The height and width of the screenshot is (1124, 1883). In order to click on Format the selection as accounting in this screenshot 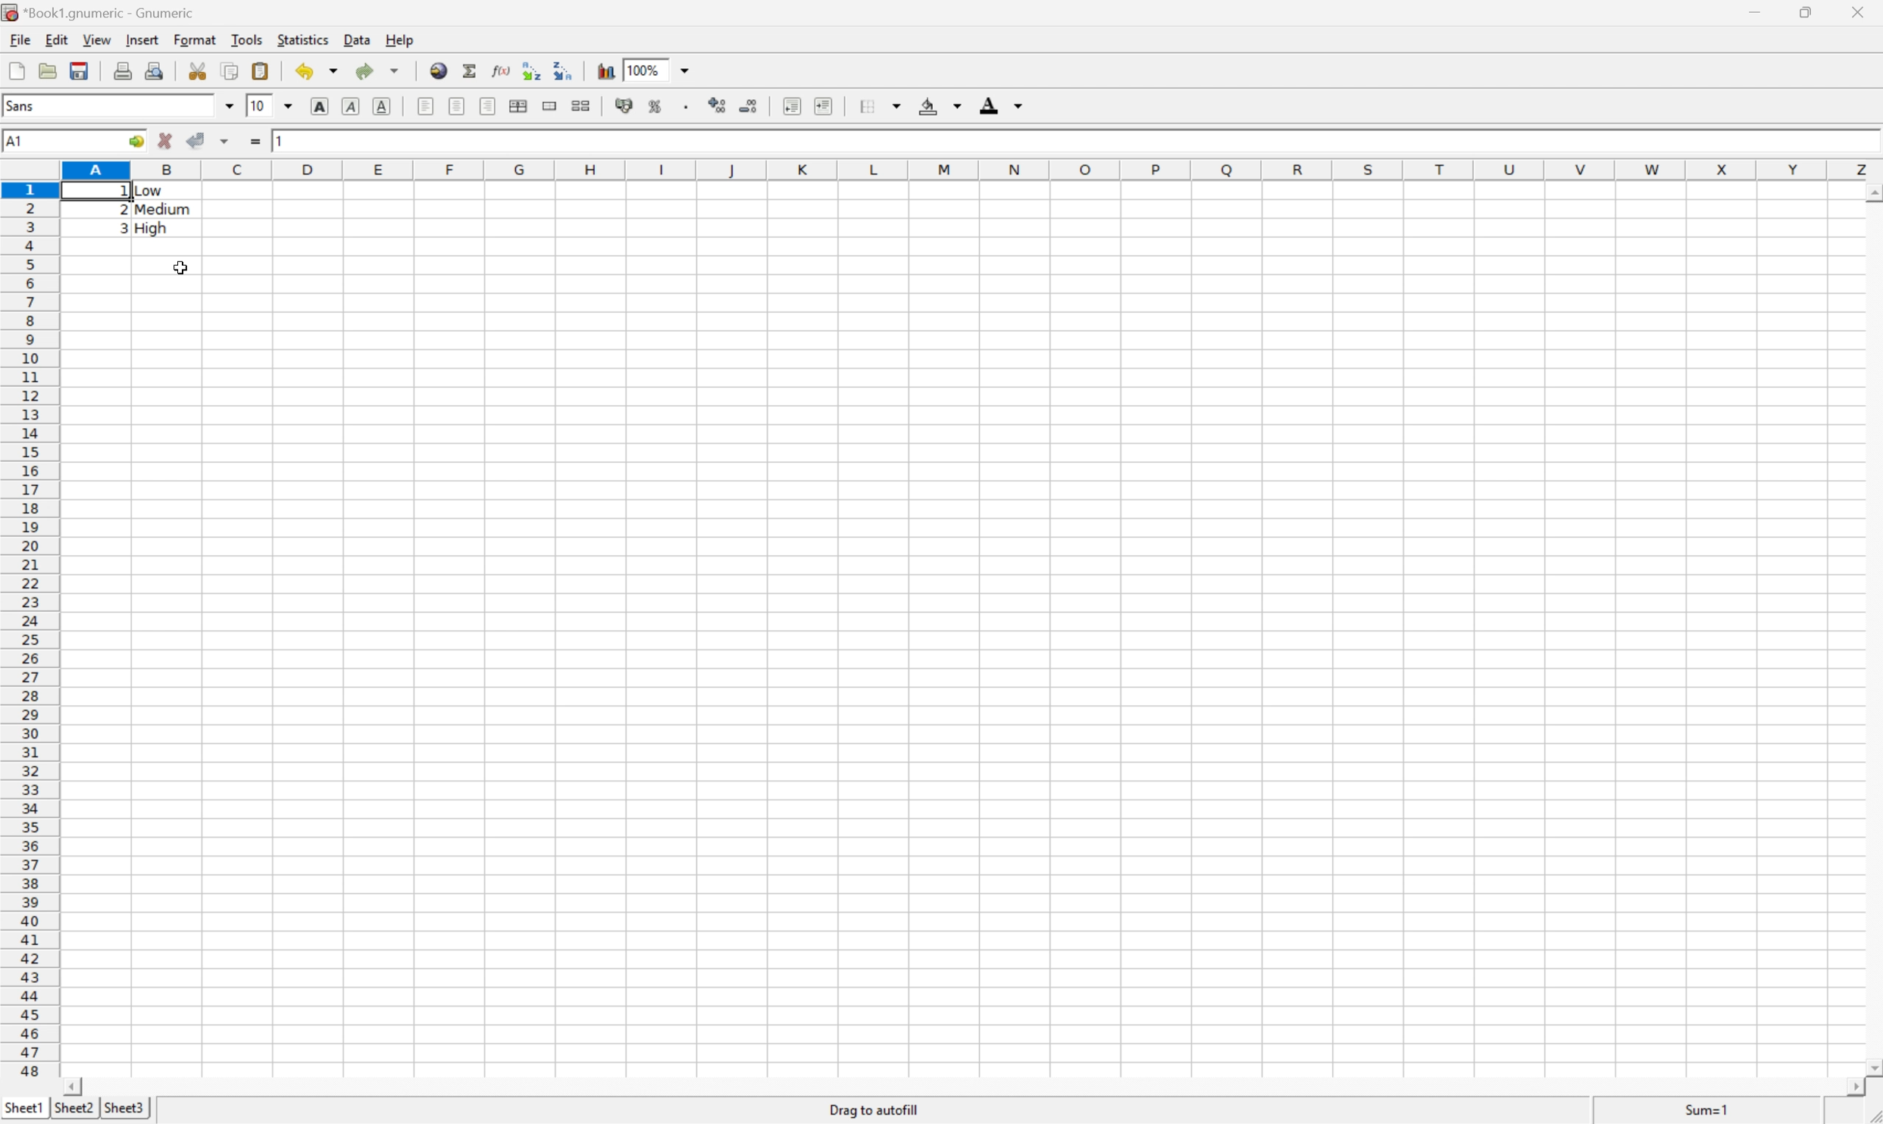, I will do `click(623, 106)`.